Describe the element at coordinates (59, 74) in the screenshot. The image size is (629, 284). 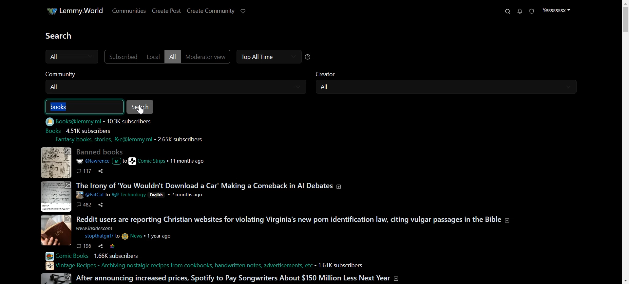
I see `community` at that location.